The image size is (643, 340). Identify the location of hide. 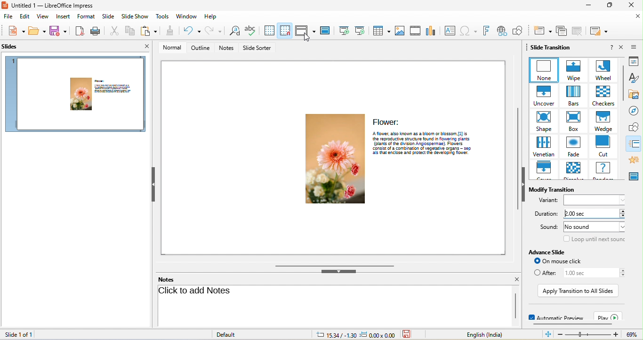
(338, 272).